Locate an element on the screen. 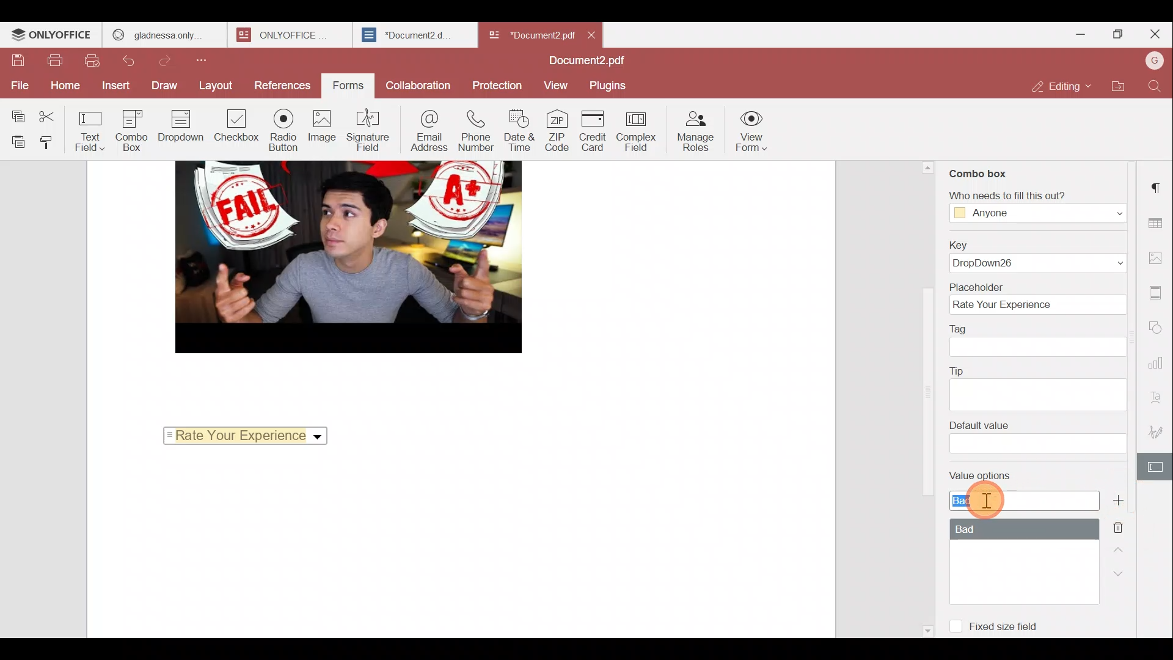  Collaboration is located at coordinates (417, 85).